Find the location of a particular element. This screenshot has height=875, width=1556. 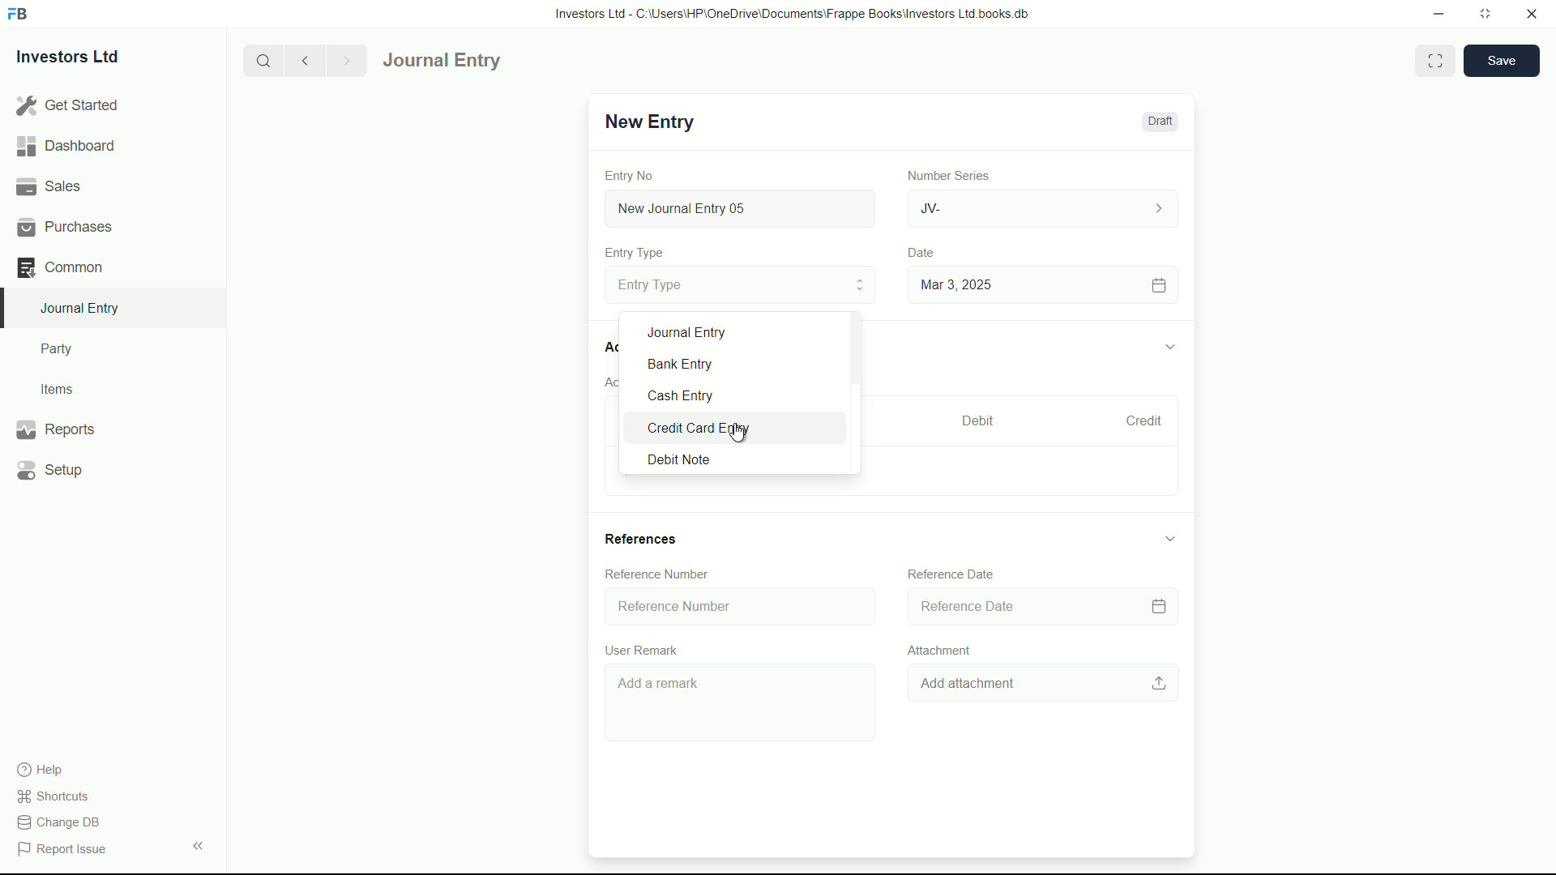

Attachment is located at coordinates (941, 650).